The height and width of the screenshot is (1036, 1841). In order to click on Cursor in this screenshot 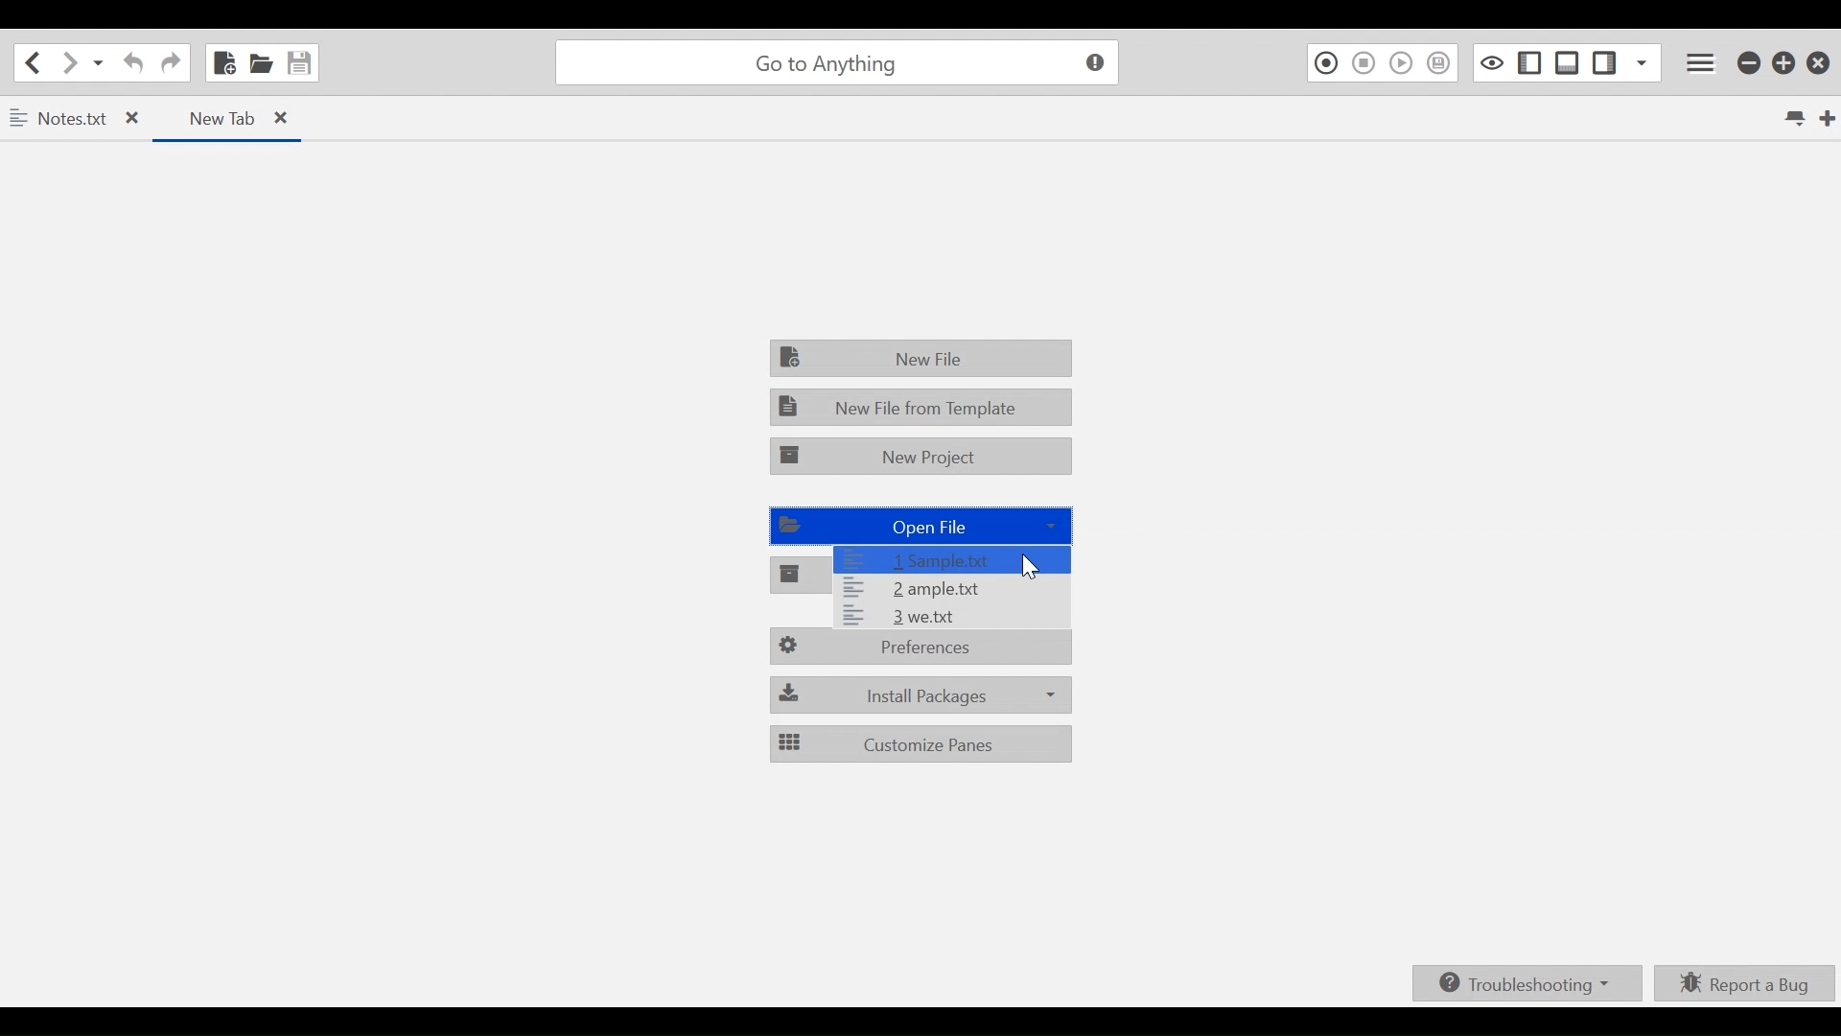, I will do `click(1029, 566)`.